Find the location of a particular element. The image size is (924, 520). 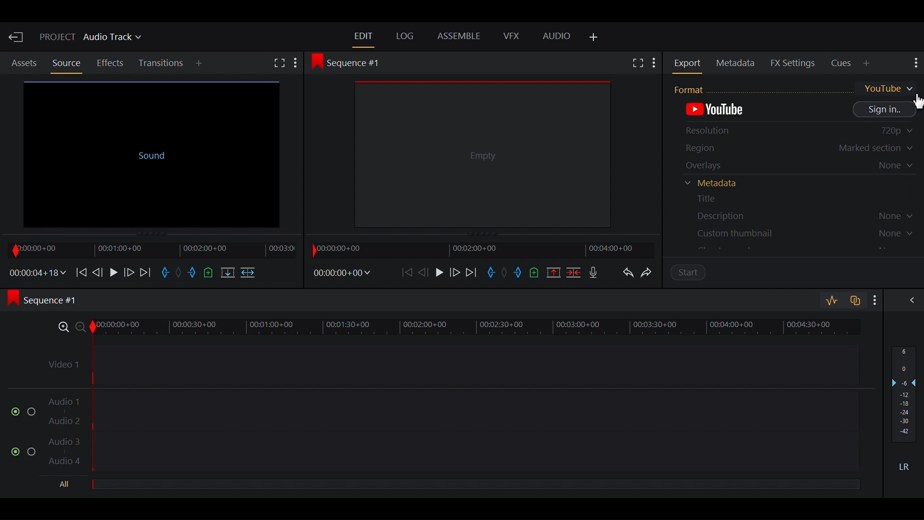

Redo is located at coordinates (651, 275).